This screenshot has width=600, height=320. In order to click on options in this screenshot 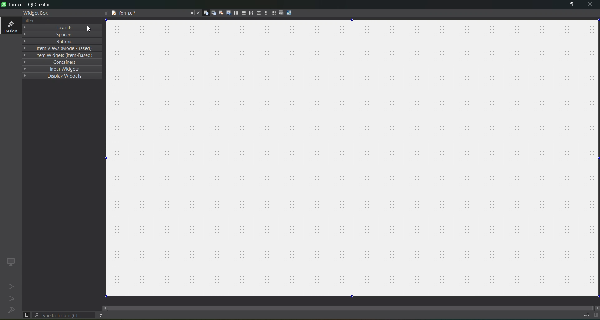, I will do `click(190, 13)`.